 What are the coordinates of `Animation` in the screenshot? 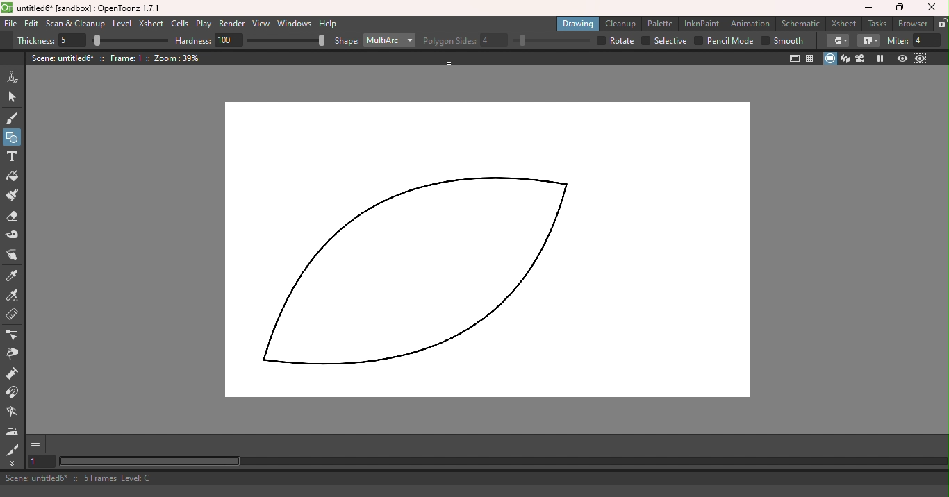 It's located at (750, 22).